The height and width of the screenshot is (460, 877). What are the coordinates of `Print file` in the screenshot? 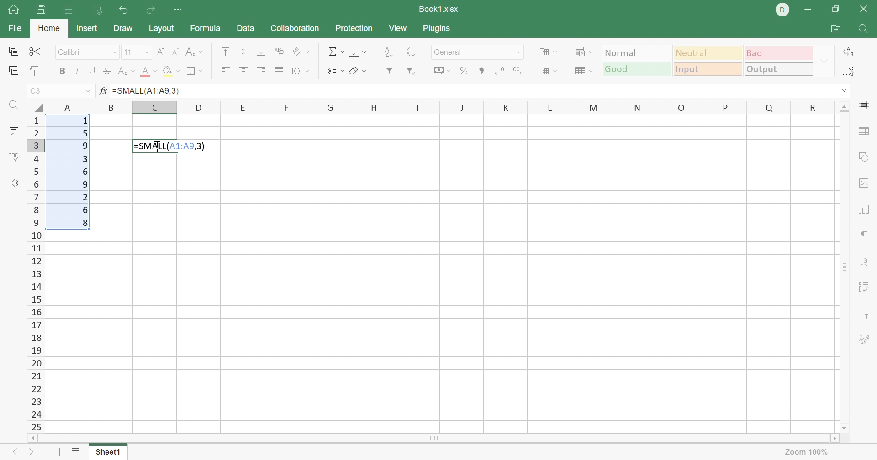 It's located at (68, 9).